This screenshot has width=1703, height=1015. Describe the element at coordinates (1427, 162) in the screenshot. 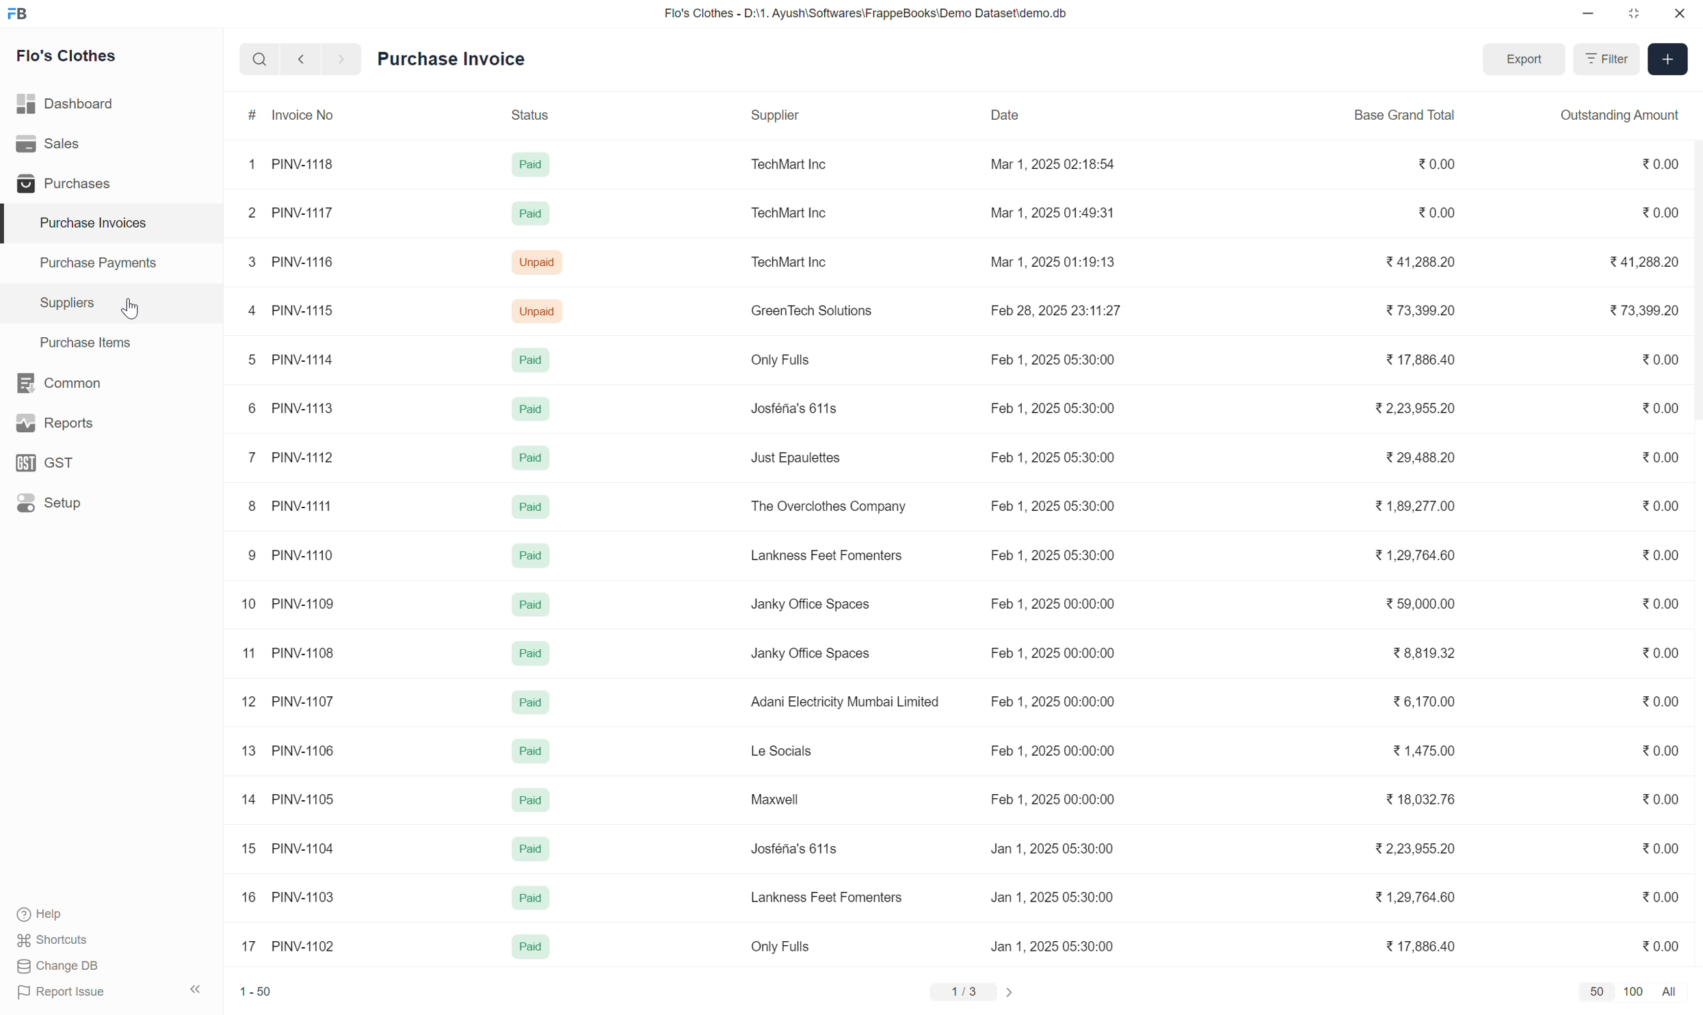

I see `20.00` at that location.